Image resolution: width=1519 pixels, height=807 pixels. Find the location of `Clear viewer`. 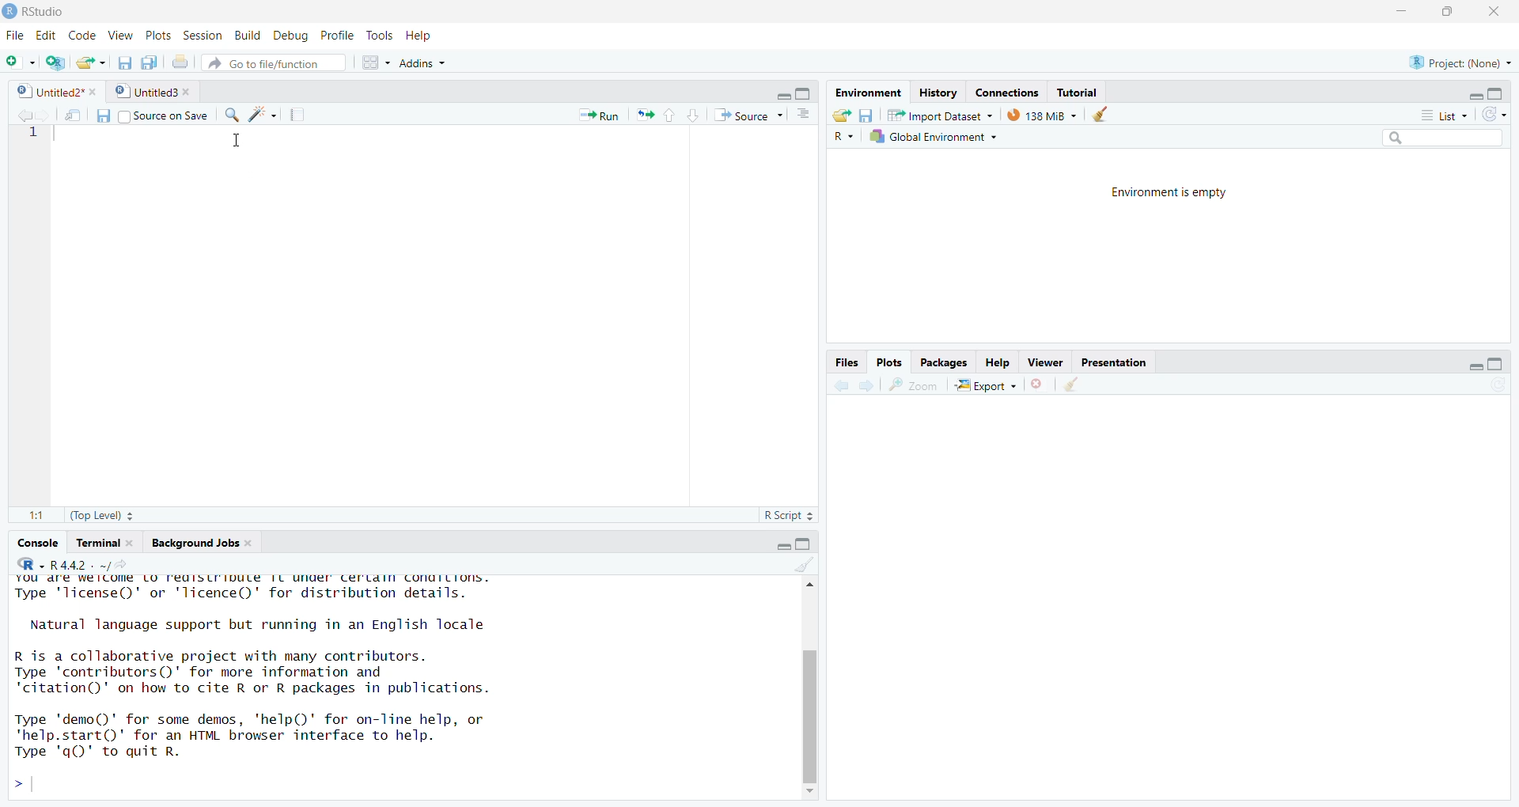

Clear viewer is located at coordinates (1081, 385).